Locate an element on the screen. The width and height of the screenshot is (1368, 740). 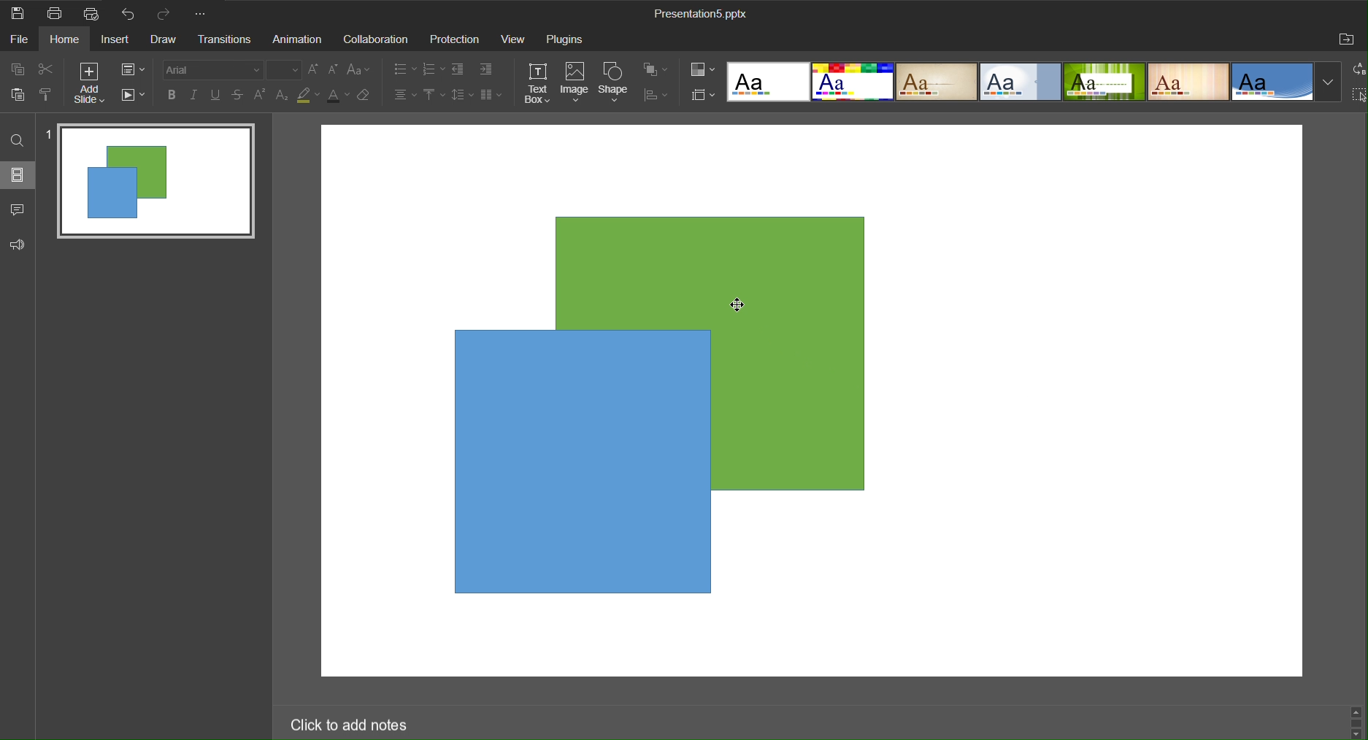
Bold is located at coordinates (171, 96).